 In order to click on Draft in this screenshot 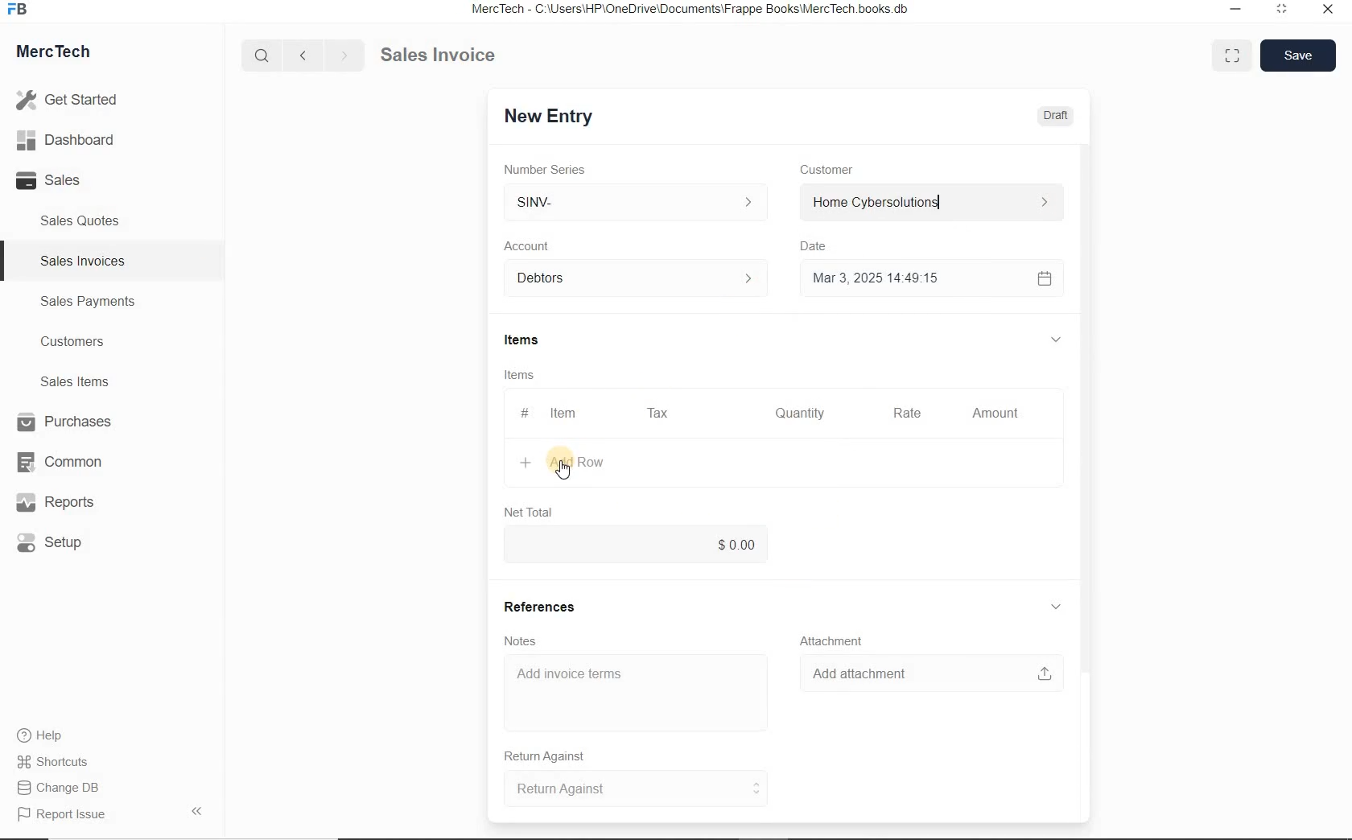, I will do `click(1057, 116)`.